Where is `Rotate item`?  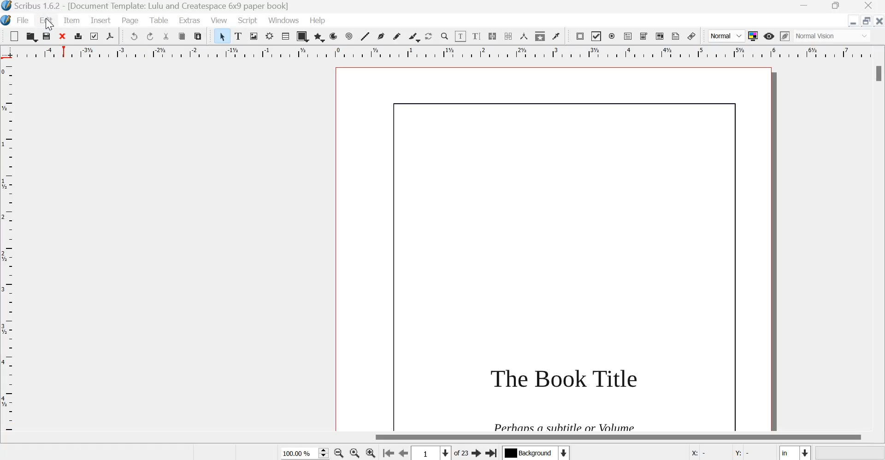
Rotate item is located at coordinates (429, 36).